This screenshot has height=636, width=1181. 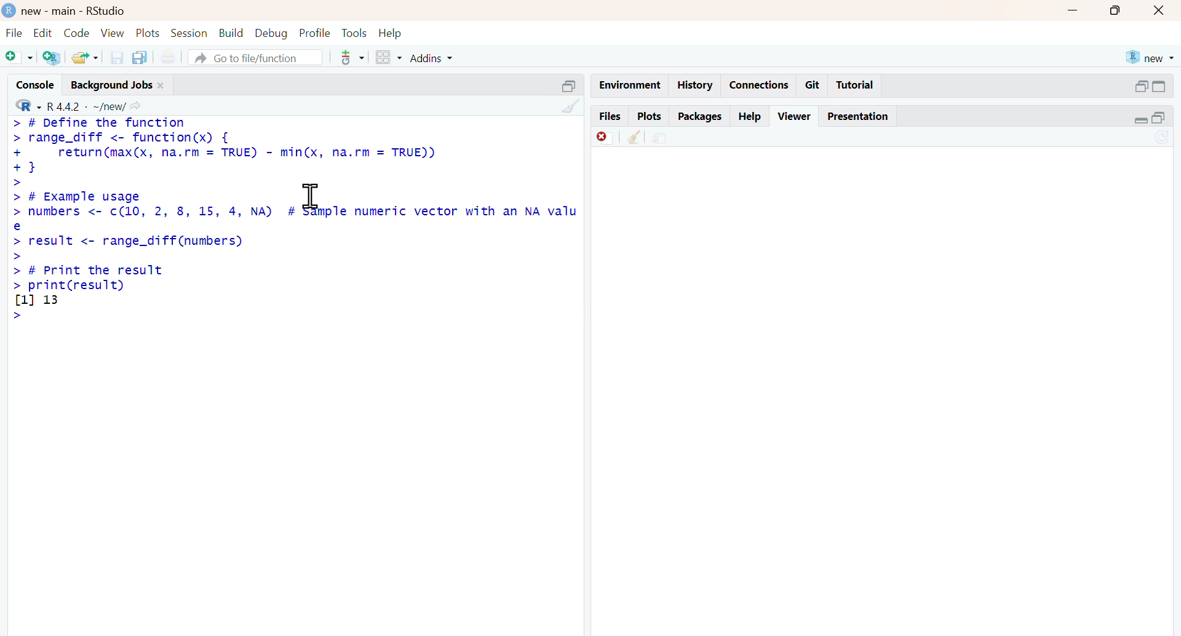 What do you see at coordinates (149, 34) in the screenshot?
I see `plots` at bounding box center [149, 34].